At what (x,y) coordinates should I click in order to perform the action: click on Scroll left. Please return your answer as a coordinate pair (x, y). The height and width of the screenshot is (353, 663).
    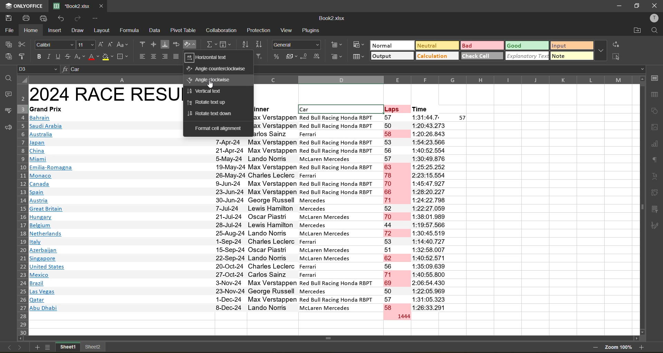
    Looking at the image, I should click on (21, 339).